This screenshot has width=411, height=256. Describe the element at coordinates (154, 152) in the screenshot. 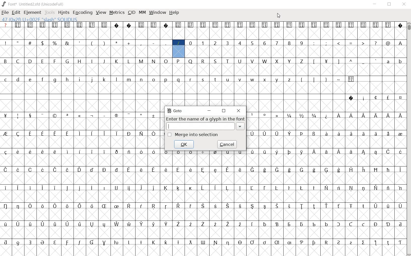

I see `glyph` at that location.